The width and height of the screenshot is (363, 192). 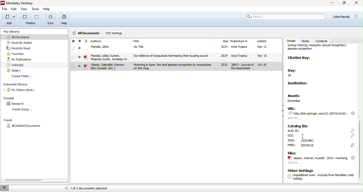 What do you see at coordinates (25, 126) in the screenshot?
I see `all deleted documents` at bounding box center [25, 126].